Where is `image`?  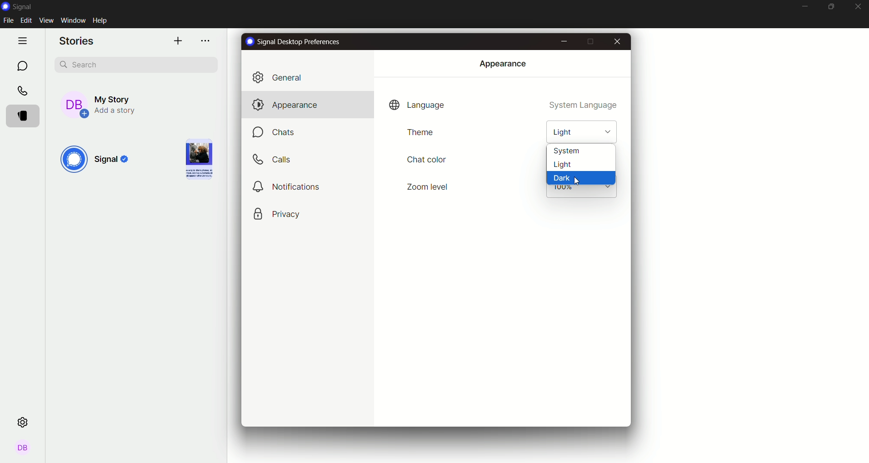 image is located at coordinates (196, 159).